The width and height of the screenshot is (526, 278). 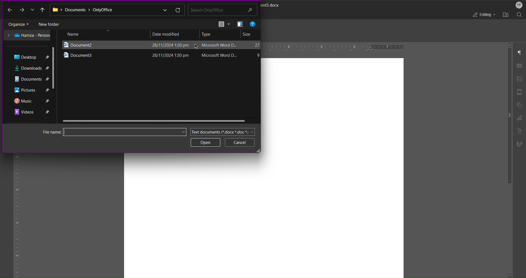 I want to click on Search Bar , so click(x=223, y=10).